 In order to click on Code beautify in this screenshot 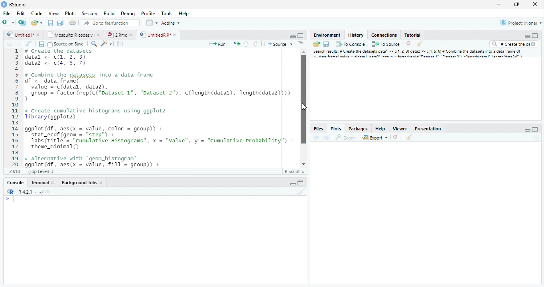, I will do `click(107, 44)`.